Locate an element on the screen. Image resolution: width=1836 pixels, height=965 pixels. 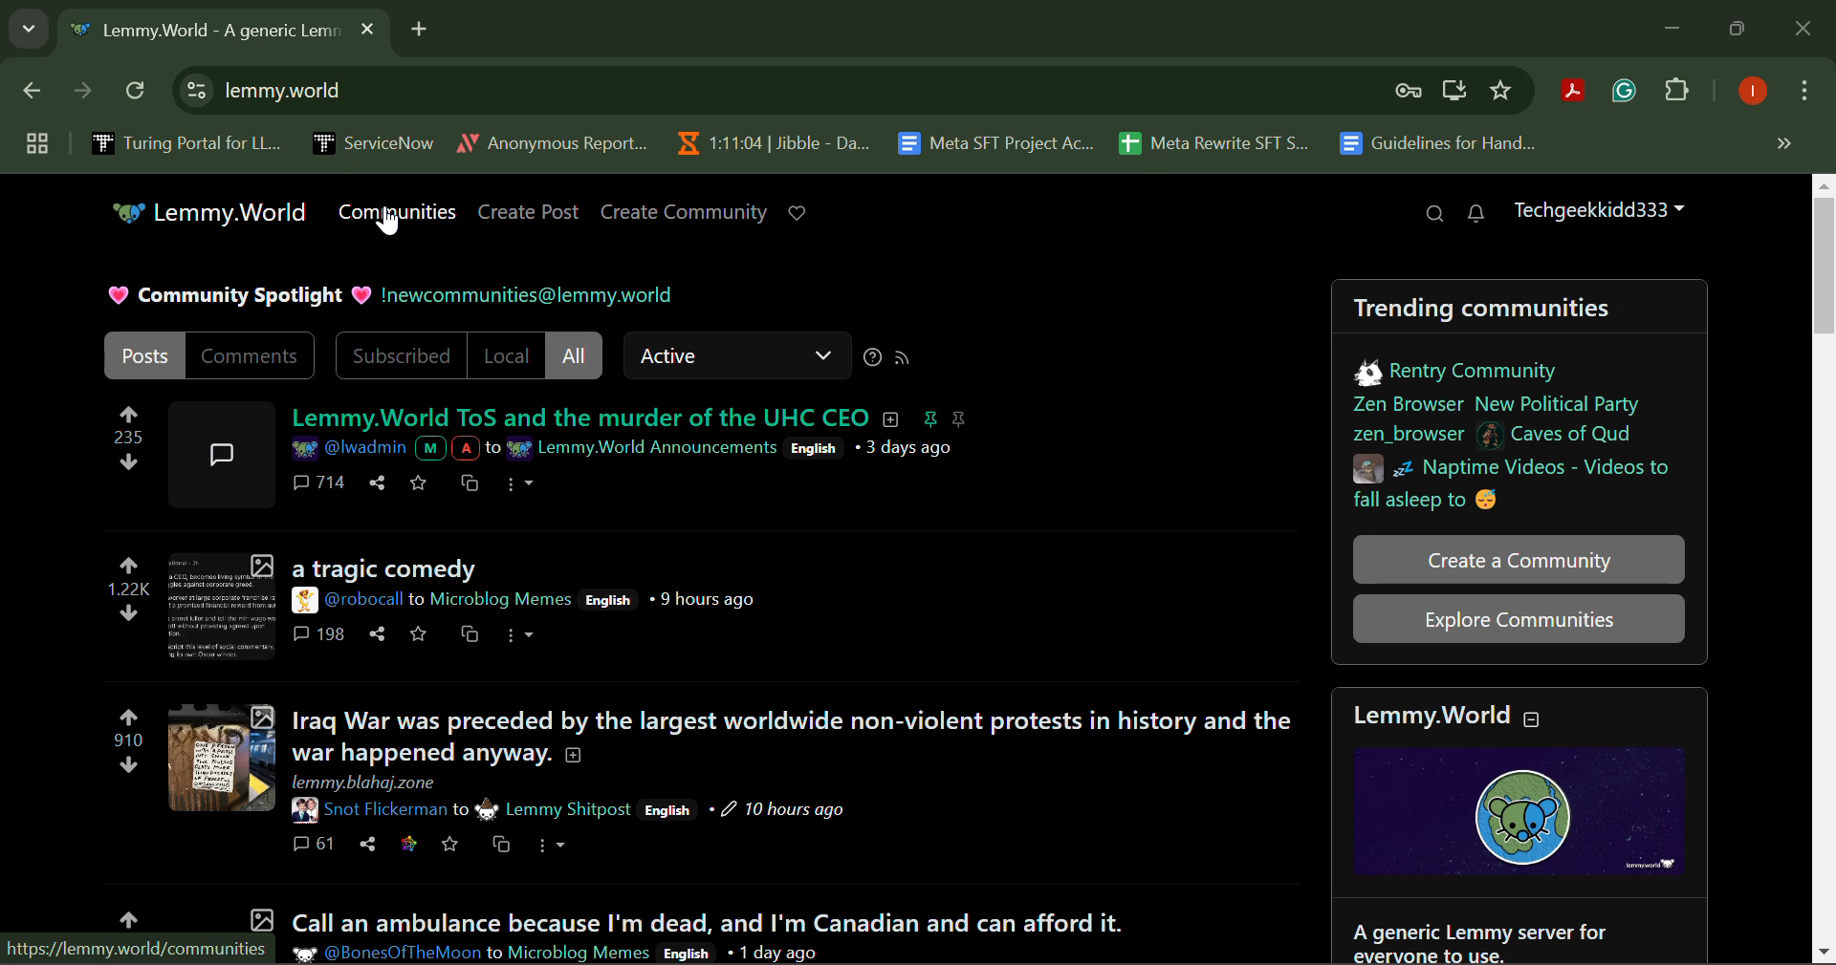
Communities is located at coordinates (402, 212).